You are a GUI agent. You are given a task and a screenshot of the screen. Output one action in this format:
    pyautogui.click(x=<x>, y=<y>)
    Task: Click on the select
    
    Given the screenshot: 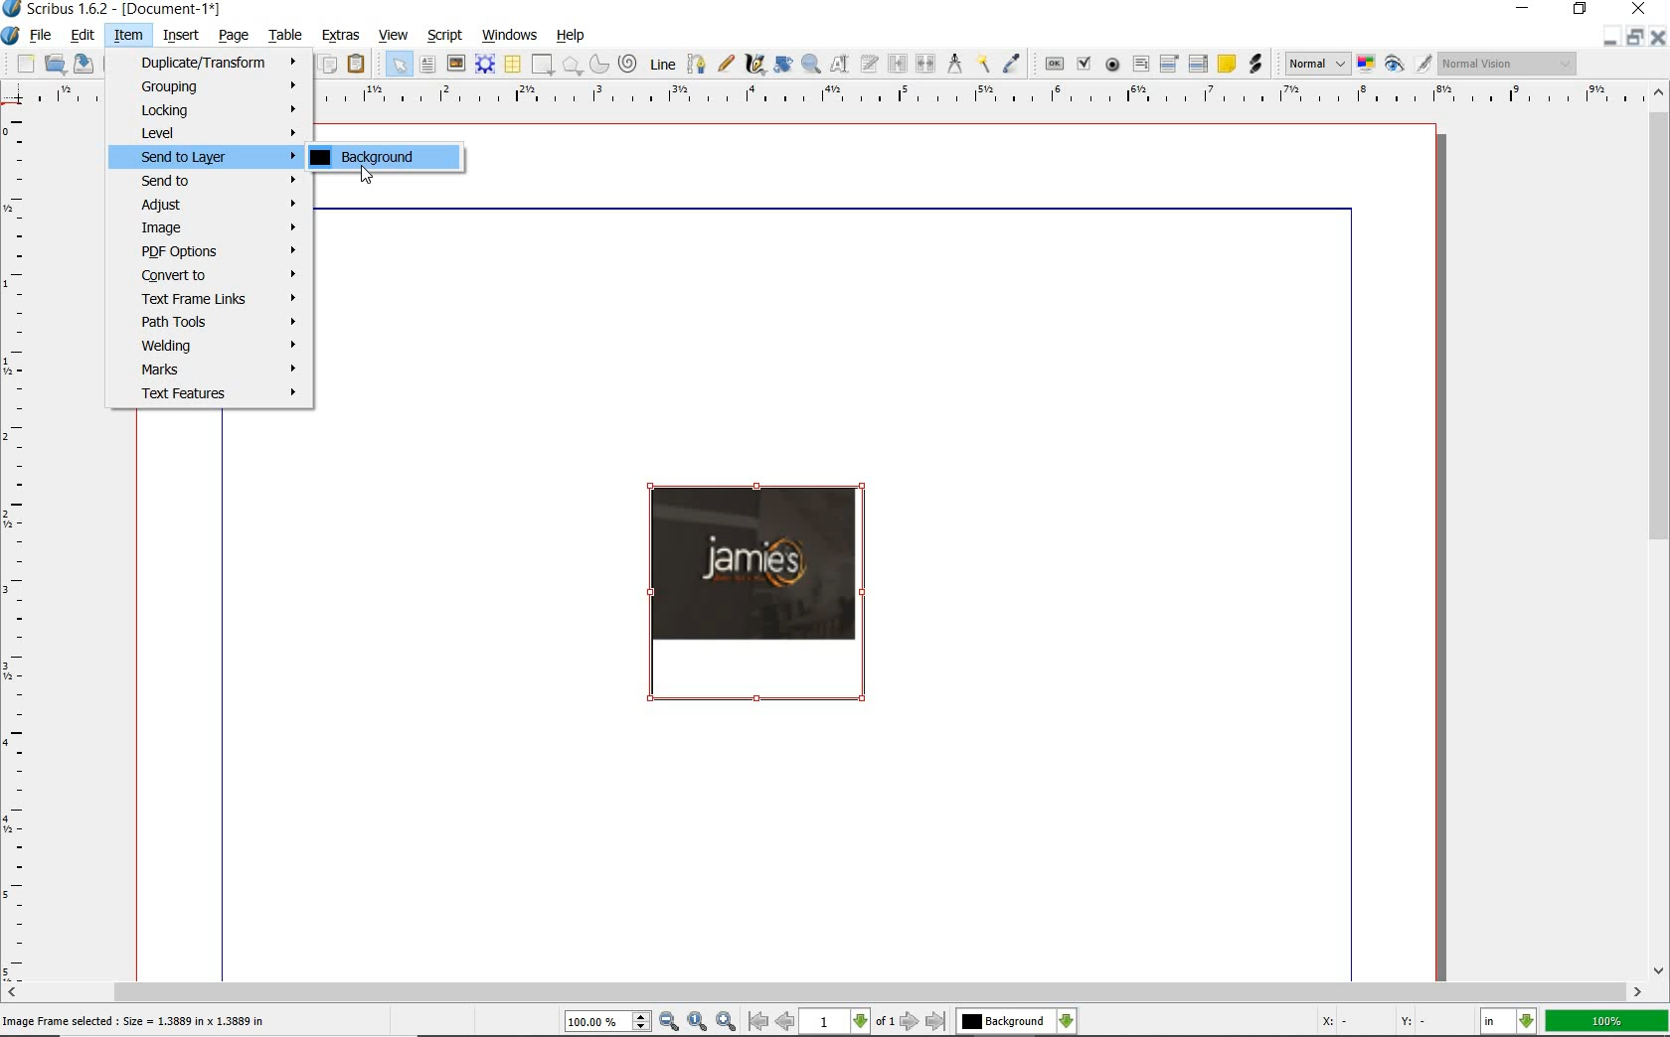 What is the action you would take?
    pyautogui.click(x=399, y=65)
    